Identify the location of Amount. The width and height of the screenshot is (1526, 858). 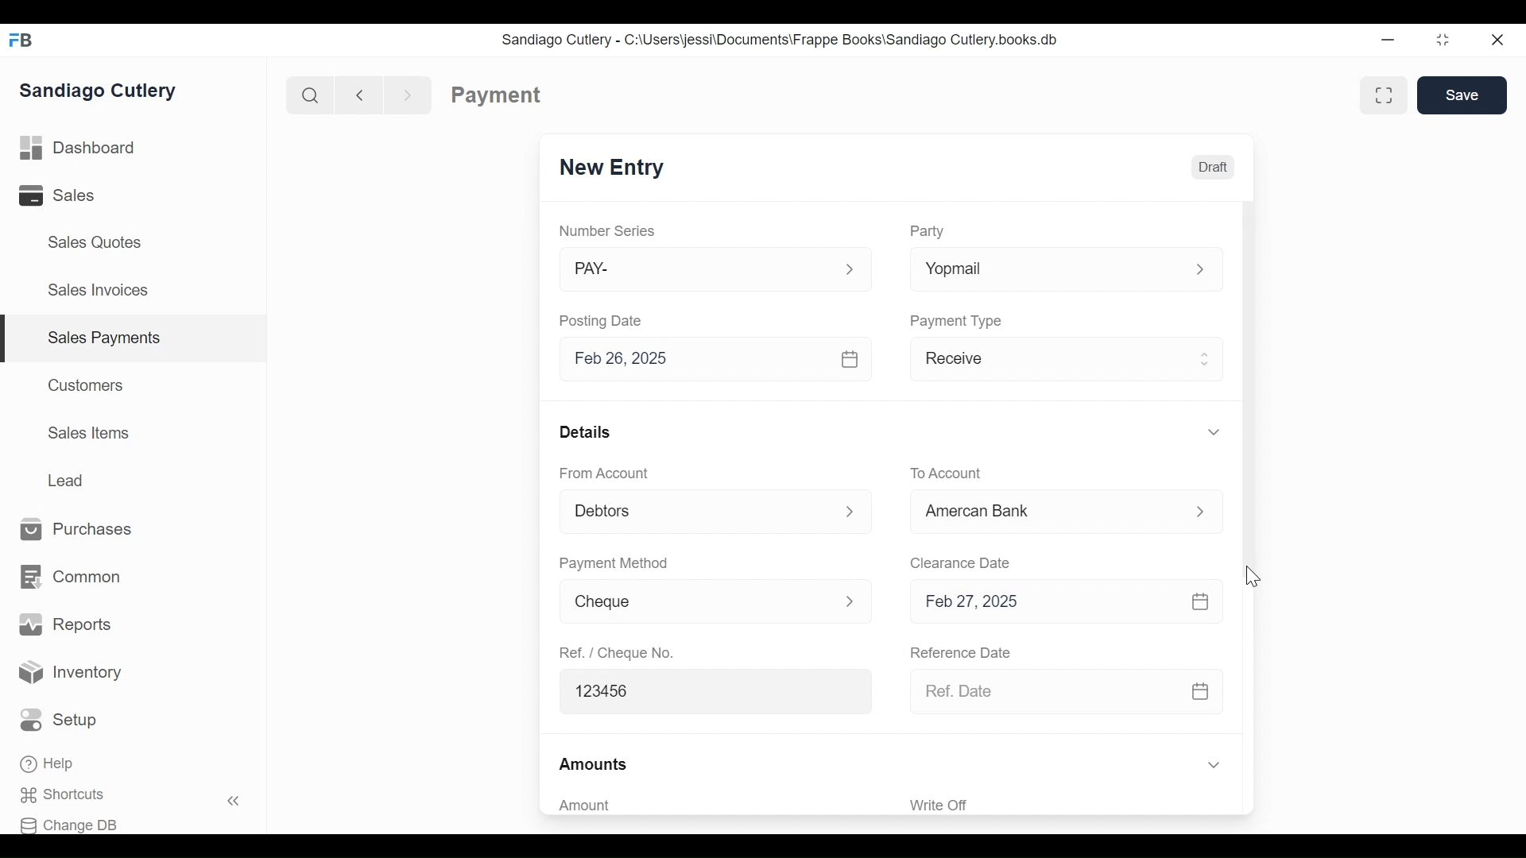
(707, 806).